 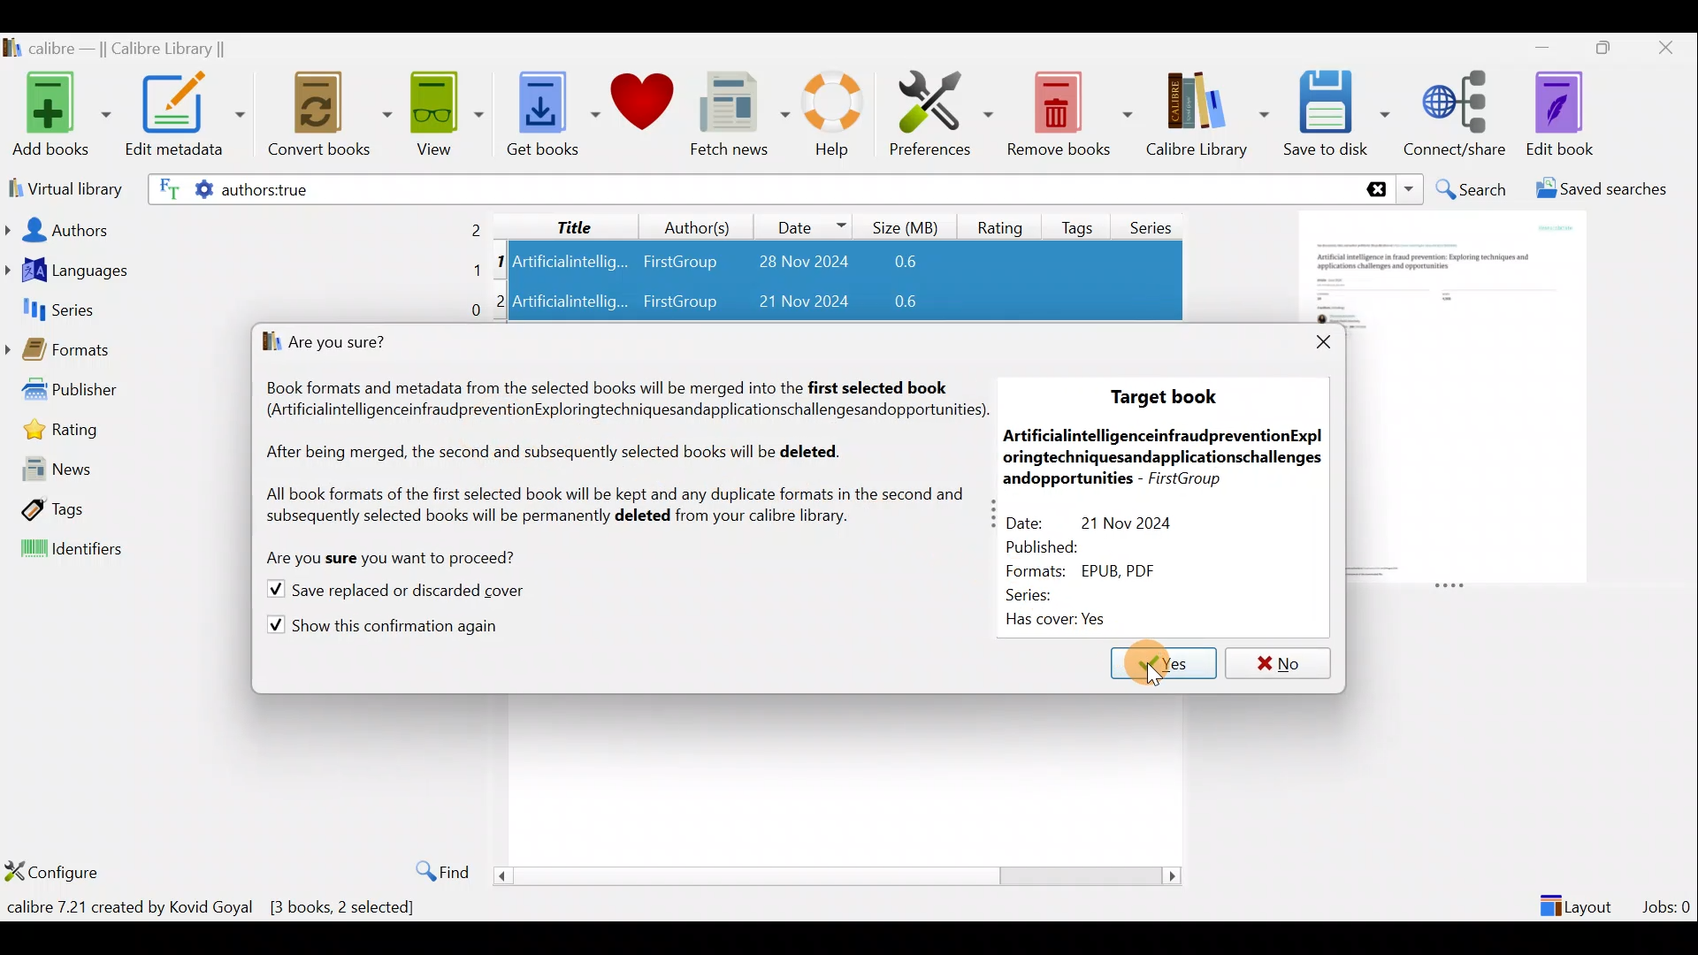 I want to click on Saved searches, so click(x=1607, y=191).